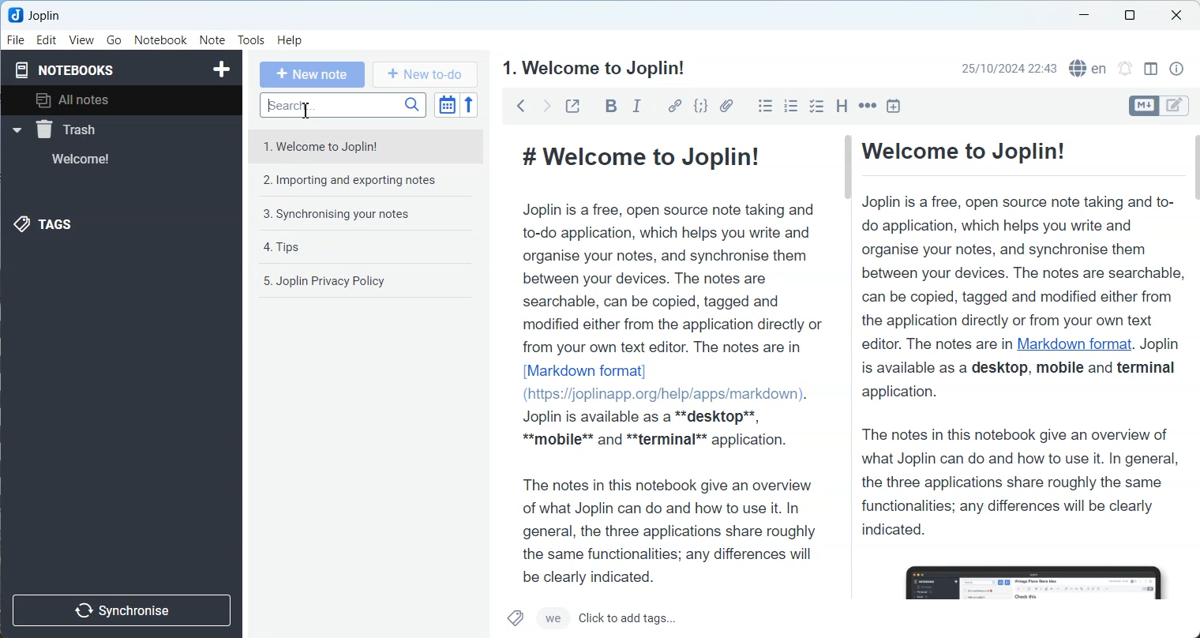 The height and width of the screenshot is (638, 1200). Describe the element at coordinates (514, 618) in the screenshot. I see `Tags` at that location.